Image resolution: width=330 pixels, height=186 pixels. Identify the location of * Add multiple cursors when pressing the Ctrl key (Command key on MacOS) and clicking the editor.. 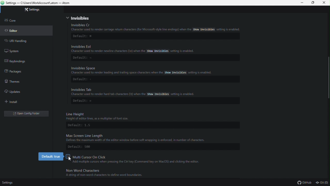
(136, 162).